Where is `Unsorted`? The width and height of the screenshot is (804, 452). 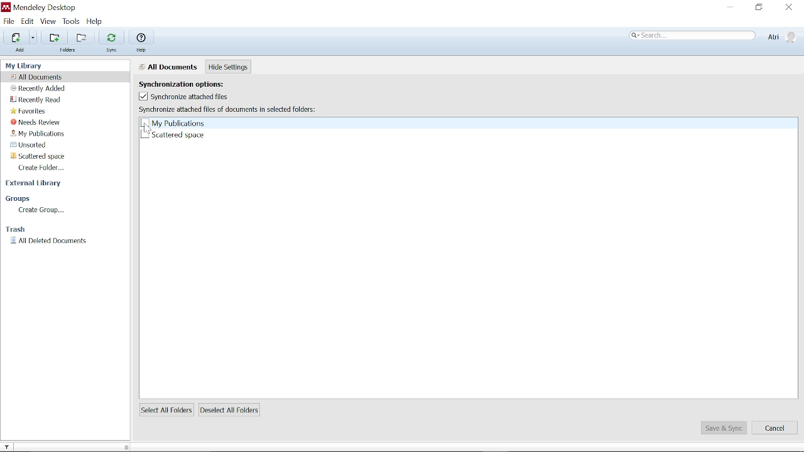 Unsorted is located at coordinates (38, 146).